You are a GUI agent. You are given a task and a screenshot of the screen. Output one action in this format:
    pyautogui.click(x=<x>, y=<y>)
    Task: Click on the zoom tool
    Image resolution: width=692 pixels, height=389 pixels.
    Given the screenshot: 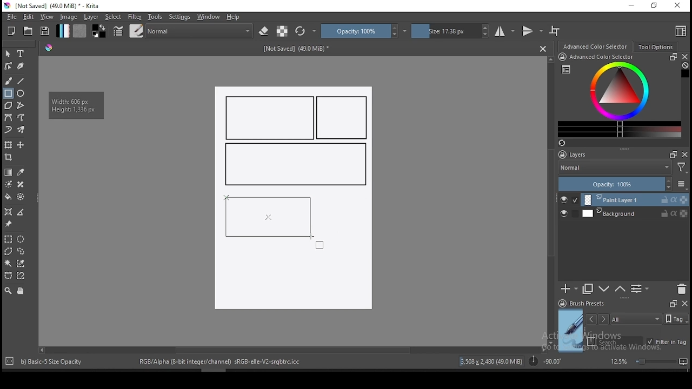 What is the action you would take?
    pyautogui.click(x=8, y=290)
    